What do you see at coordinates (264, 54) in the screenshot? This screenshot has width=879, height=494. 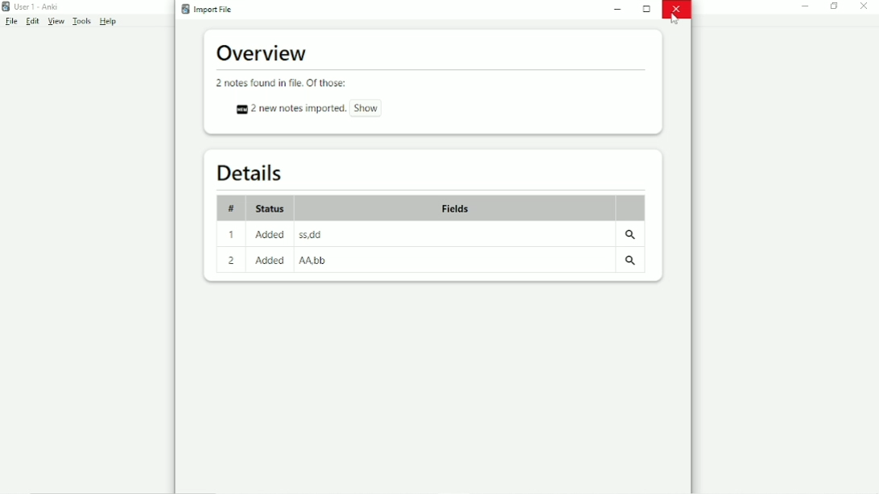 I see `Overview` at bounding box center [264, 54].